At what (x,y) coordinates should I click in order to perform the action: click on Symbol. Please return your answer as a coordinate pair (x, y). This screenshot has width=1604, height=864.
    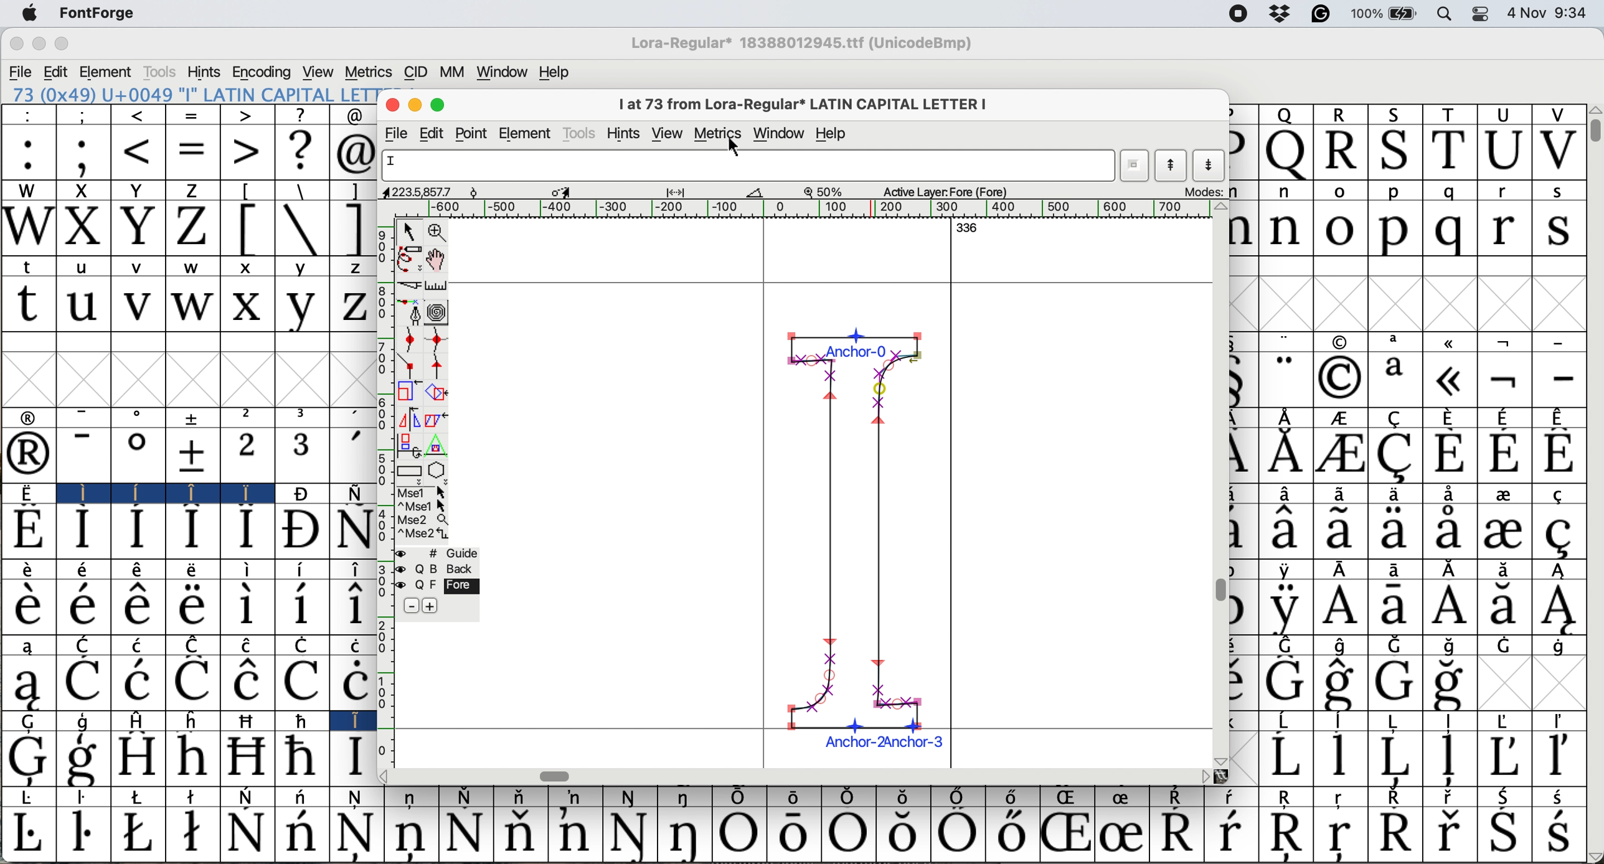
    Looking at the image, I should click on (1347, 645).